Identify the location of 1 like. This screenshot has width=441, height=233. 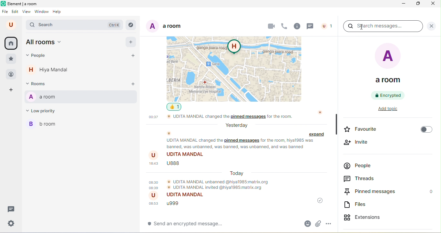
(176, 107).